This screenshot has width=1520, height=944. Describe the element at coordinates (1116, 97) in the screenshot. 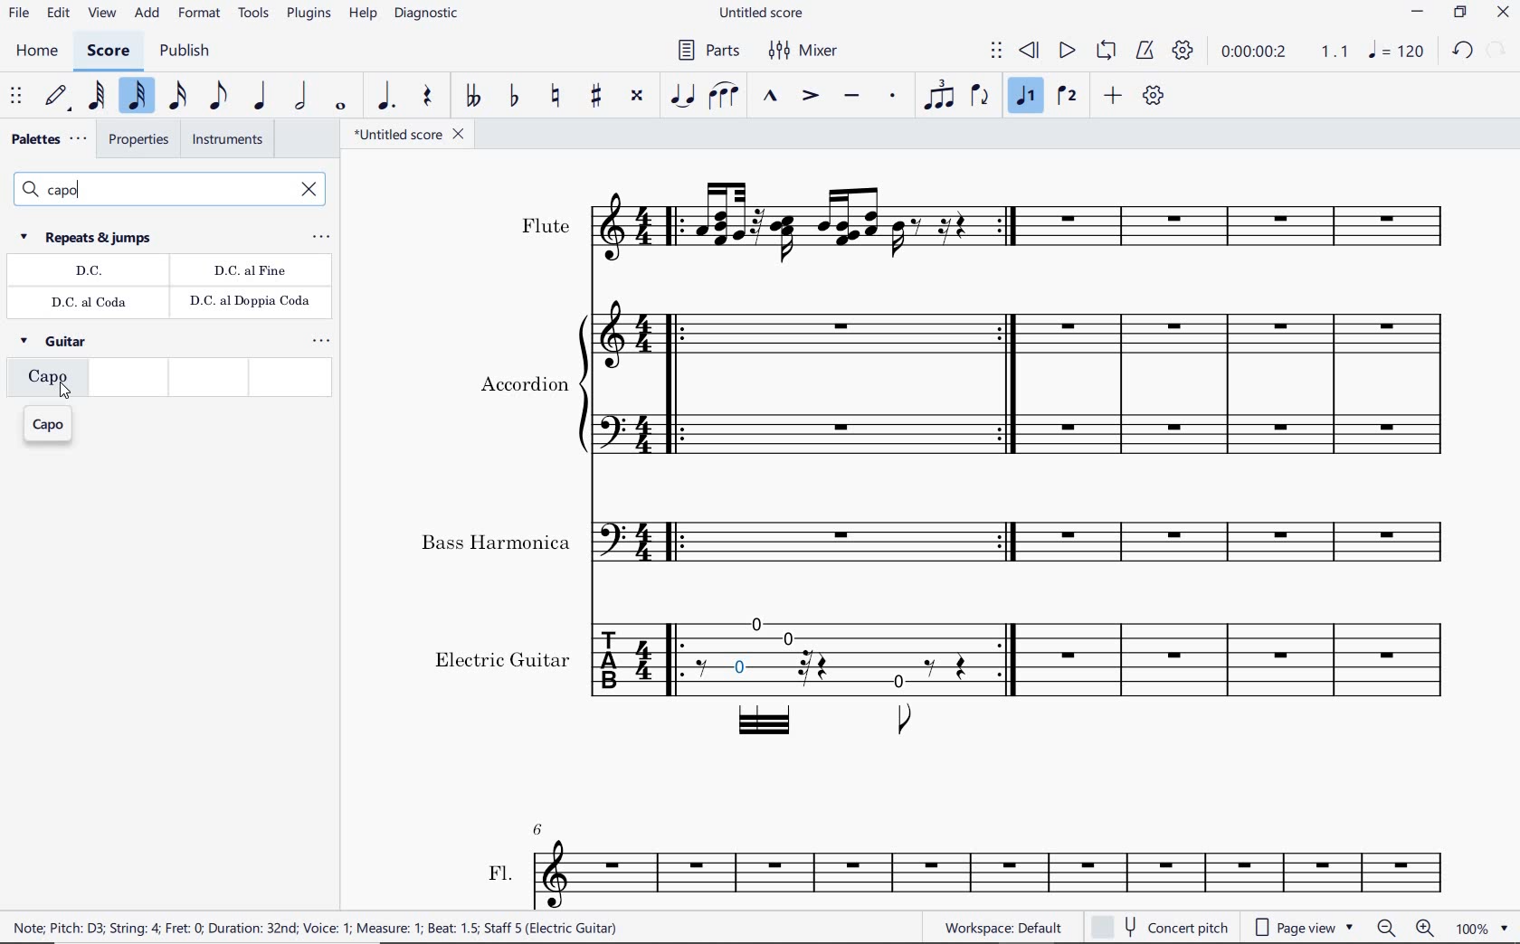

I see `add` at that location.